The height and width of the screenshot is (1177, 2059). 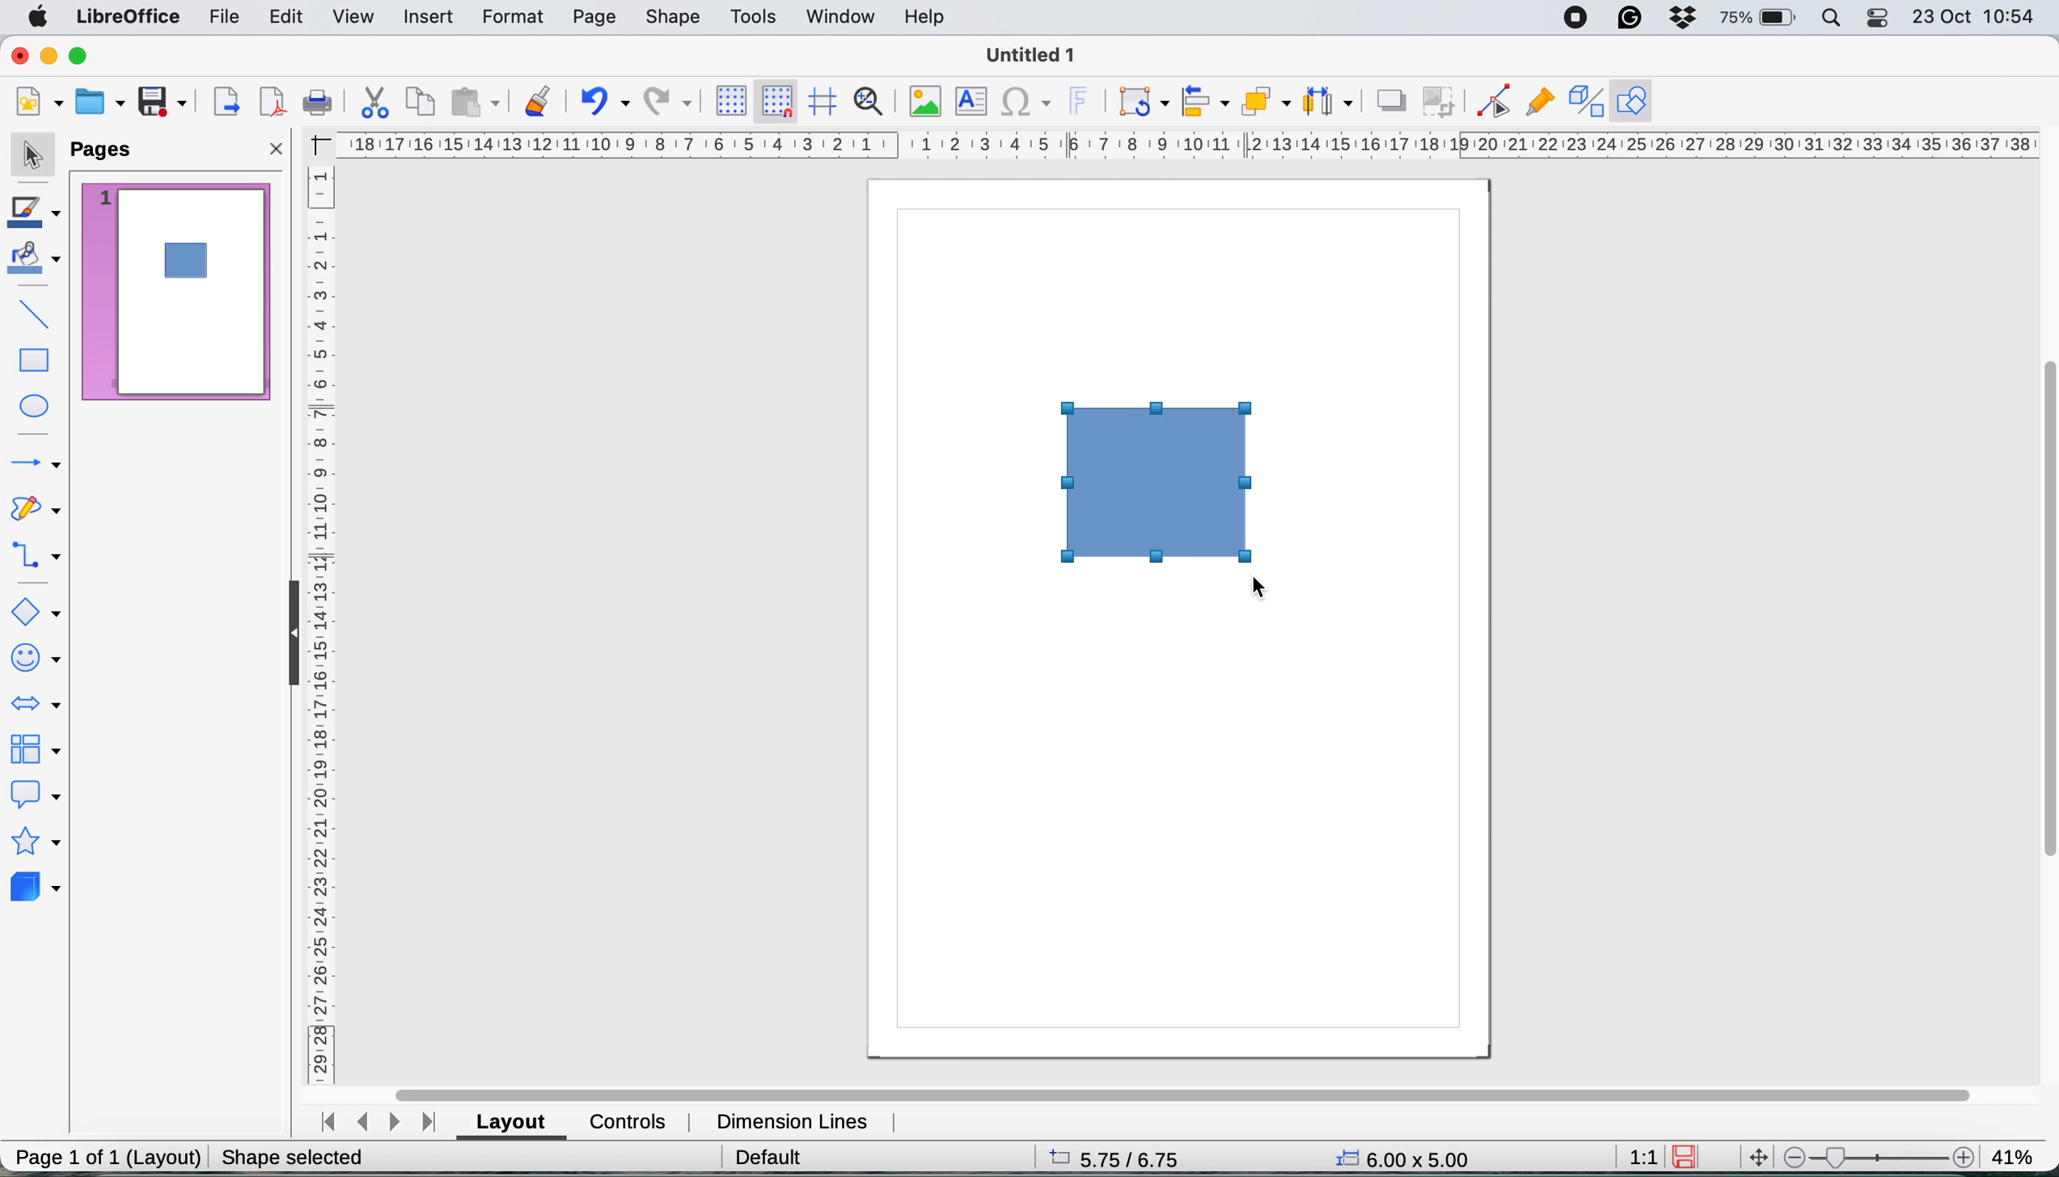 I want to click on spotlight search, so click(x=1833, y=19).